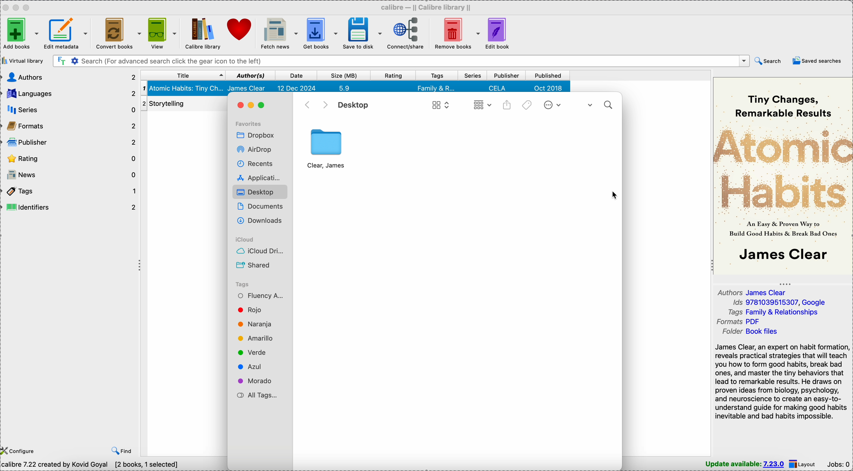  I want to click on remove books, so click(456, 33).